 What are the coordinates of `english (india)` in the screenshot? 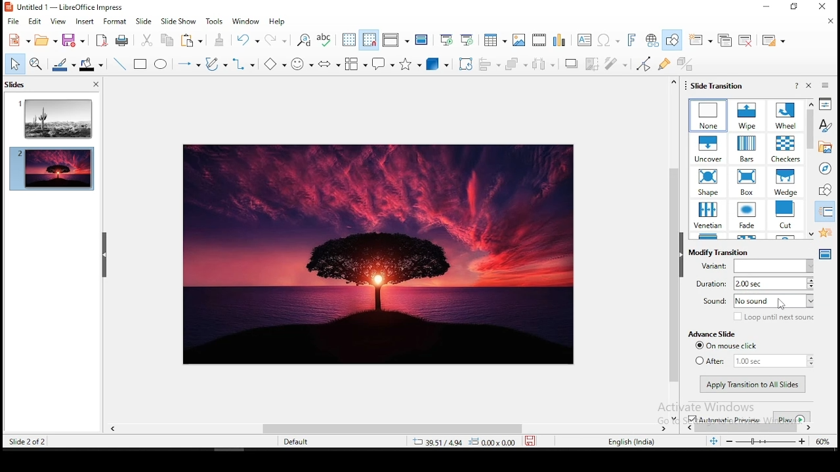 It's located at (631, 442).